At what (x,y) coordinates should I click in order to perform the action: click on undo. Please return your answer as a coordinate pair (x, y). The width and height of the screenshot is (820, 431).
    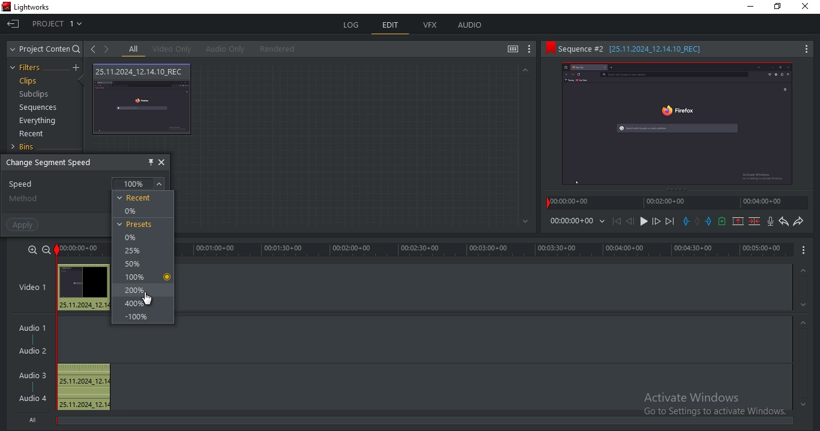
    Looking at the image, I should click on (782, 222).